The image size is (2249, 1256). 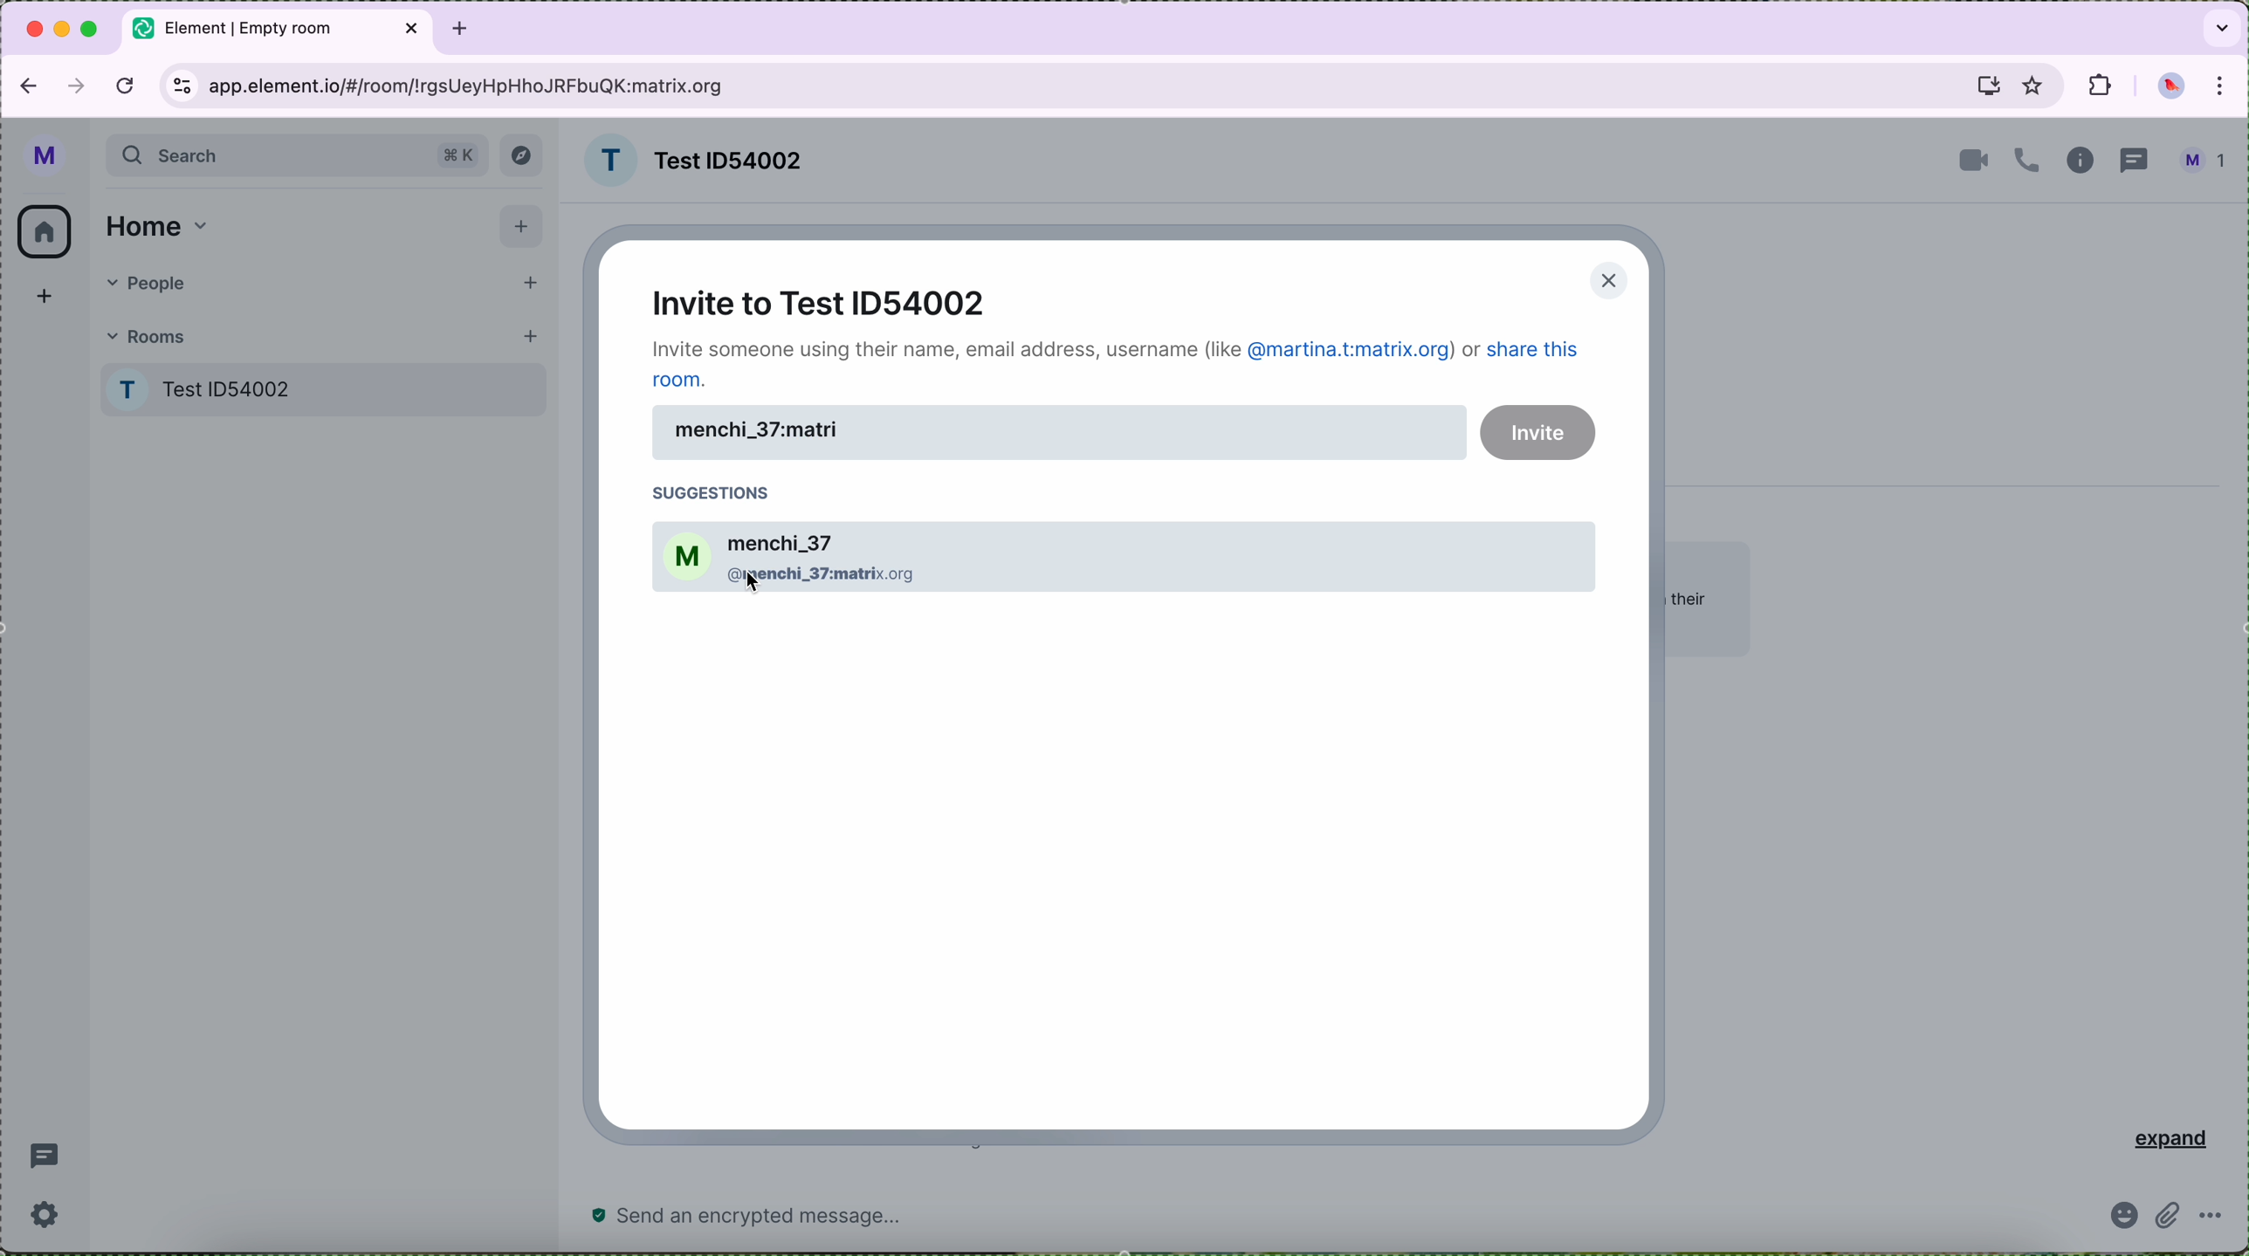 I want to click on customize and control Google Chrome, so click(x=2224, y=87).